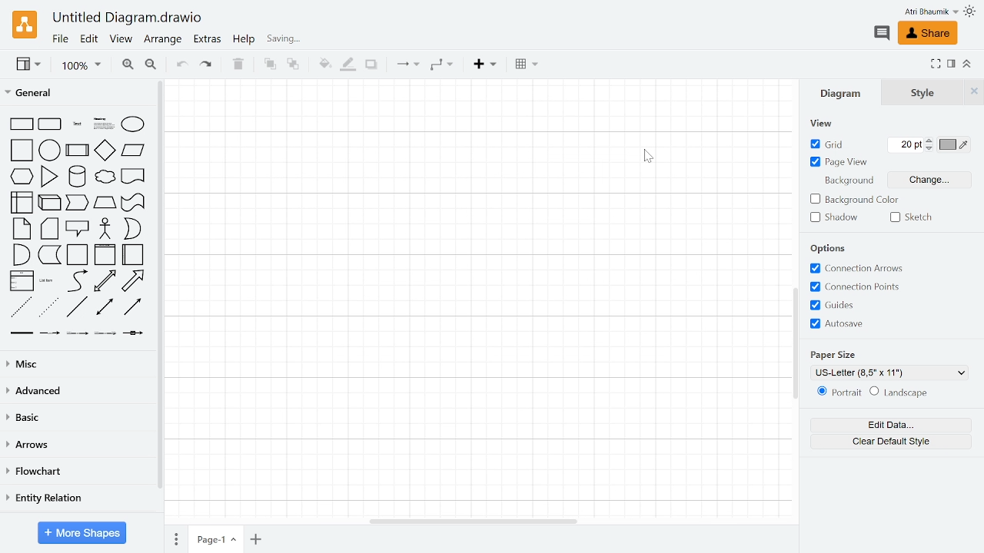  I want to click on Diagram, so click(838, 94).